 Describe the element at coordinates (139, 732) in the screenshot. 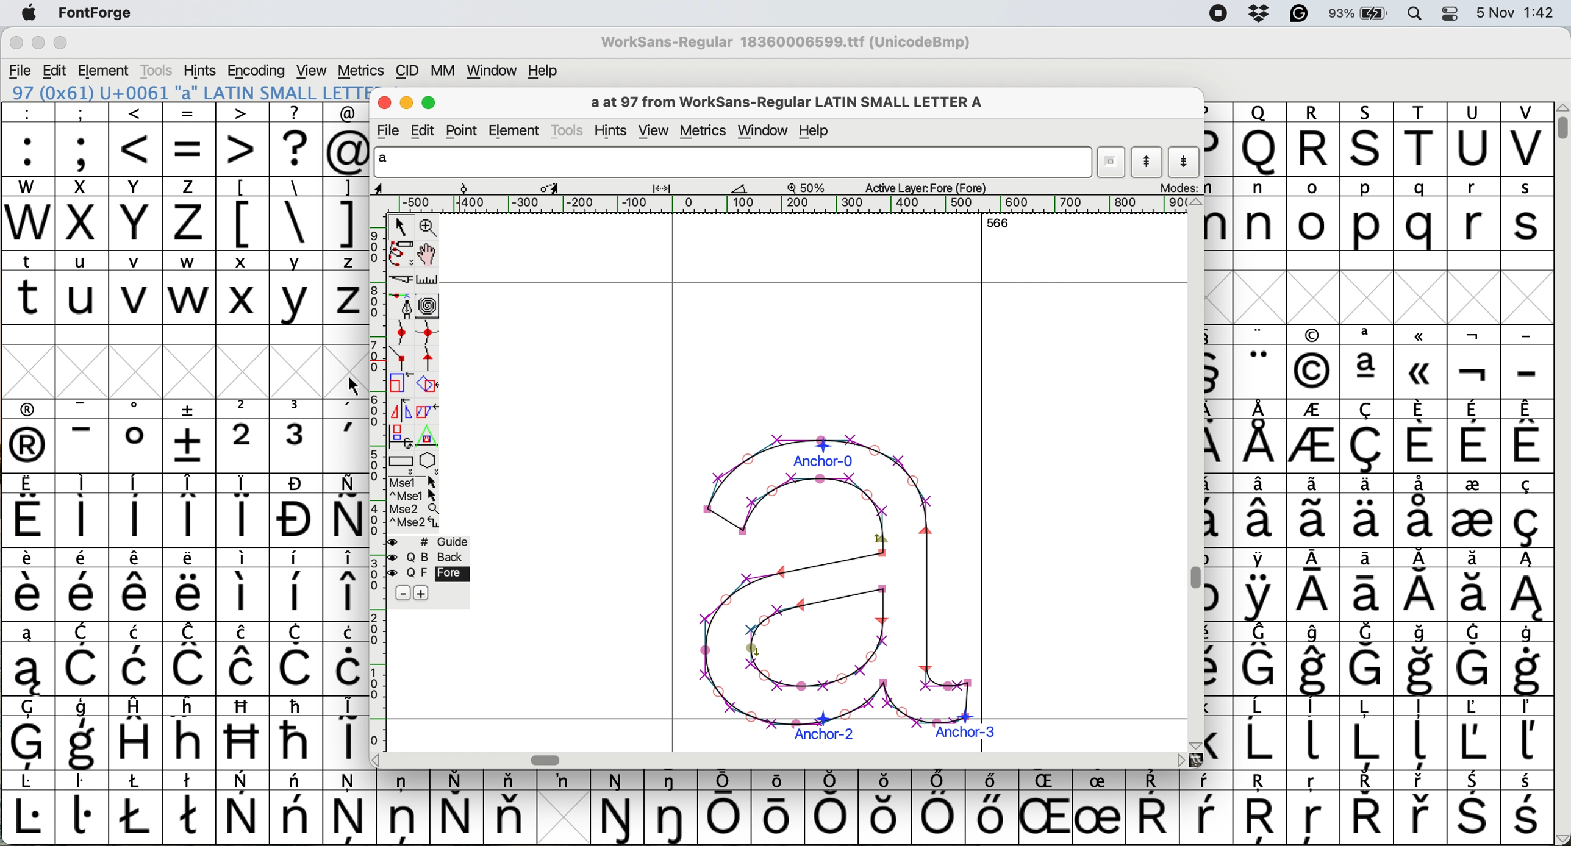

I see `symbol` at that location.